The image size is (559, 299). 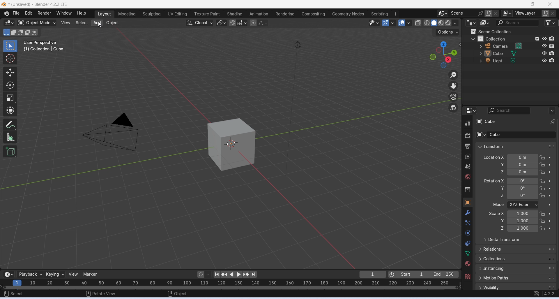 I want to click on z, so click(x=498, y=195).